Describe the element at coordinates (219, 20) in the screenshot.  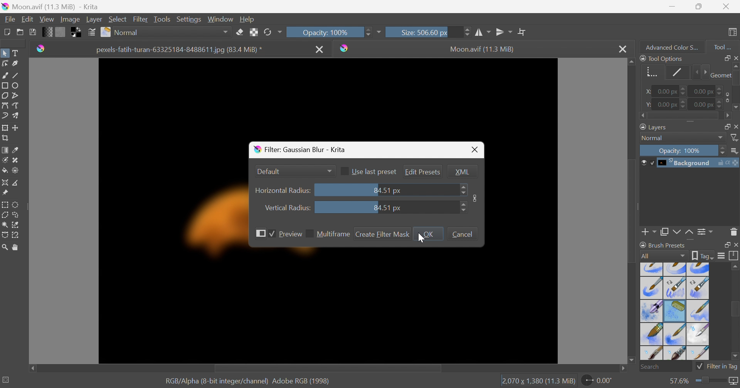
I see `Window` at that location.